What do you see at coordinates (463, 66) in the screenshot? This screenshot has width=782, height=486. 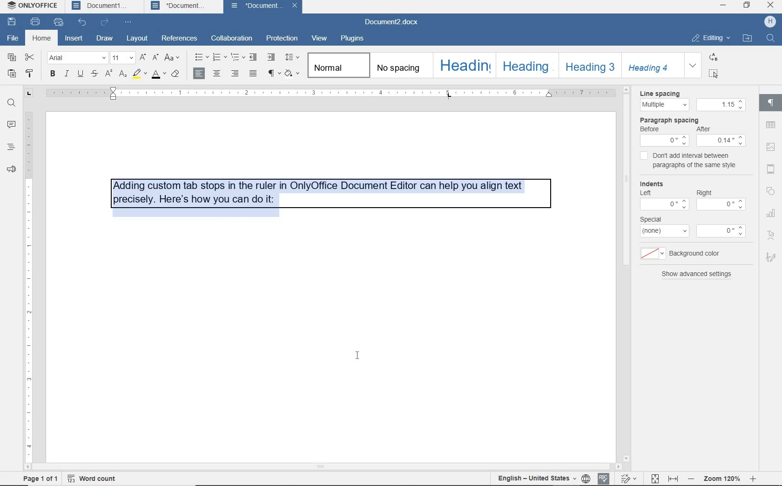 I see `heading 1` at bounding box center [463, 66].